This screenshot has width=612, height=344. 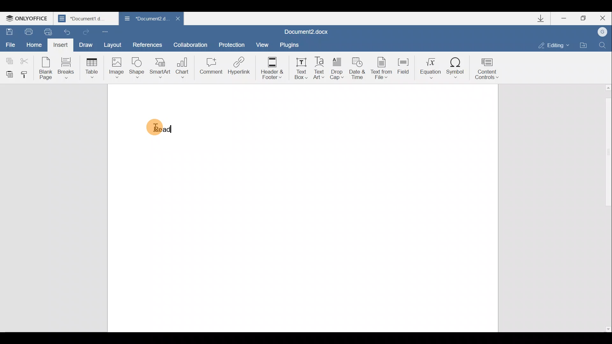 What do you see at coordinates (382, 69) in the screenshot?
I see `Text from file` at bounding box center [382, 69].